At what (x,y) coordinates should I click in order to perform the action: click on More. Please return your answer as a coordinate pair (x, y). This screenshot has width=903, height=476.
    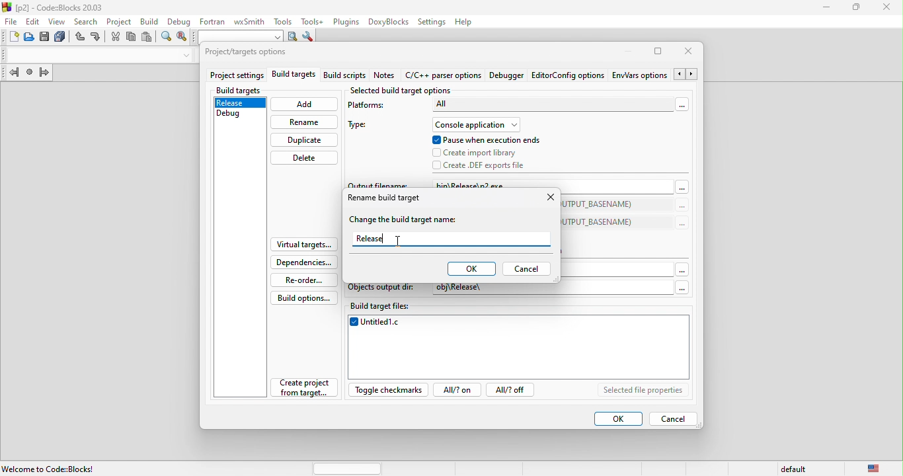
    Looking at the image, I should click on (682, 268).